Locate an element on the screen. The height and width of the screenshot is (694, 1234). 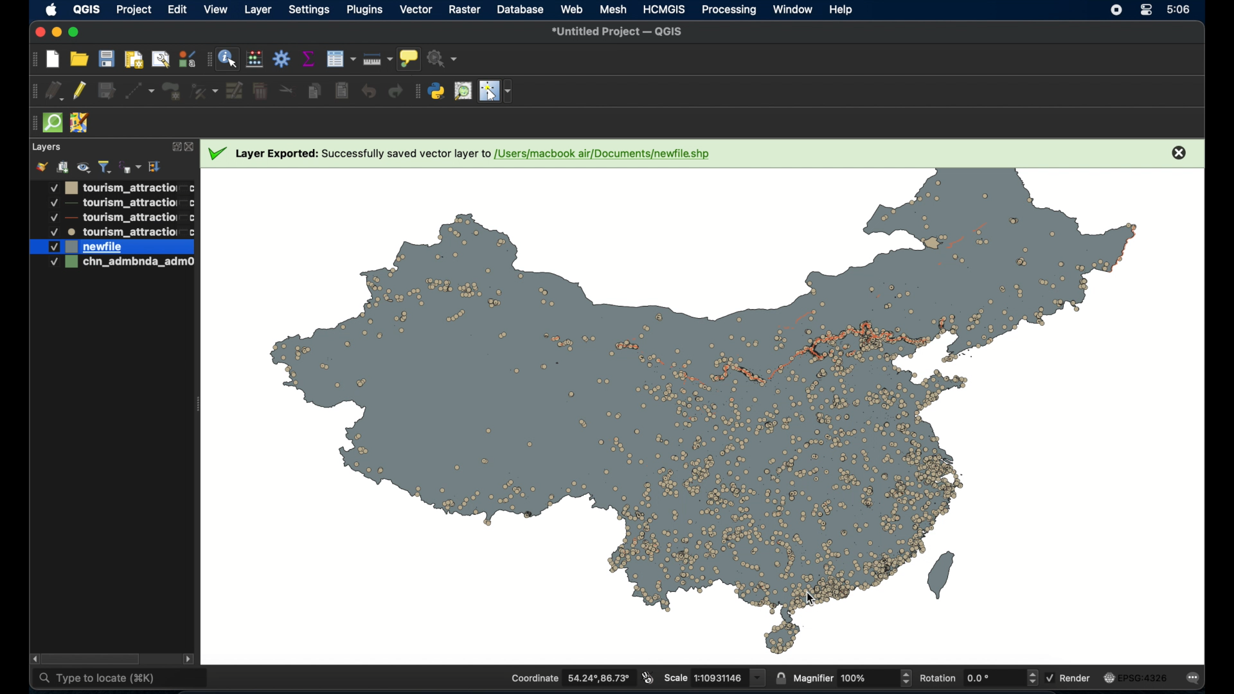
settings is located at coordinates (308, 11).